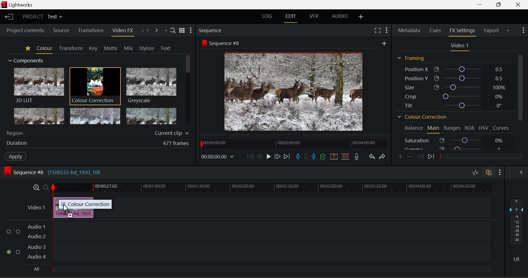 The image size is (528, 278). Describe the element at coordinates (27, 61) in the screenshot. I see `Components` at that location.